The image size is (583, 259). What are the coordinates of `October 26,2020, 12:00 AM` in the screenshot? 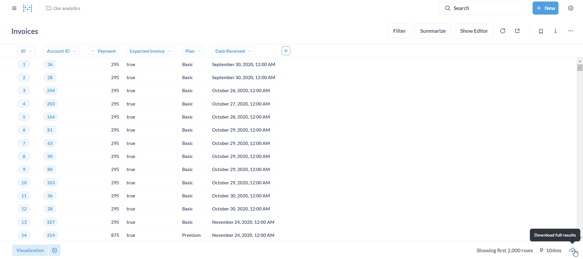 It's located at (244, 91).